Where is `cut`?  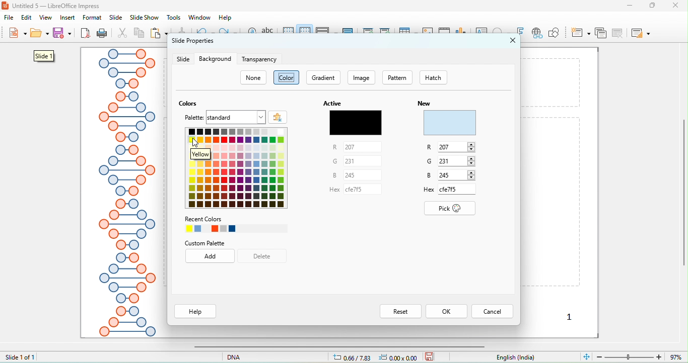 cut is located at coordinates (123, 34).